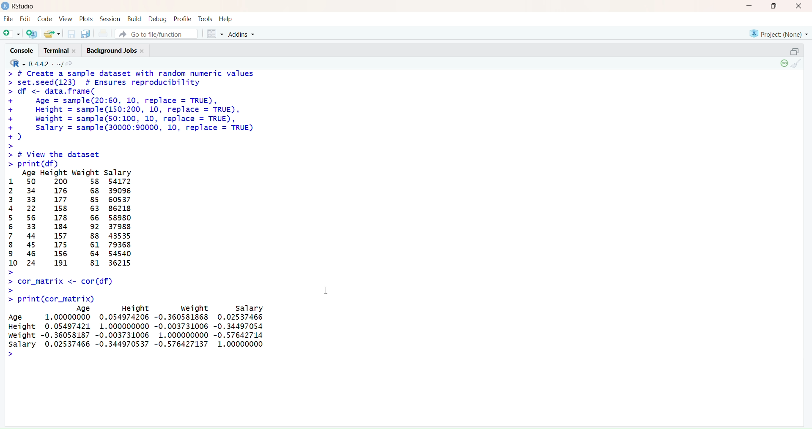 Image resolution: width=812 pixels, height=429 pixels. I want to click on Go to file/function, so click(156, 34).